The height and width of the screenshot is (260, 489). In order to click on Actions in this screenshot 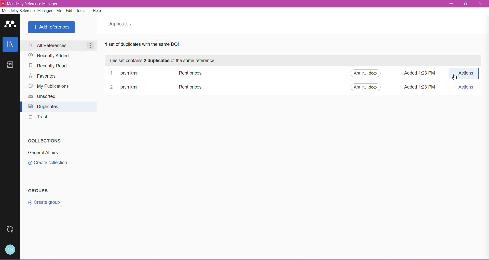, I will do `click(463, 73)`.